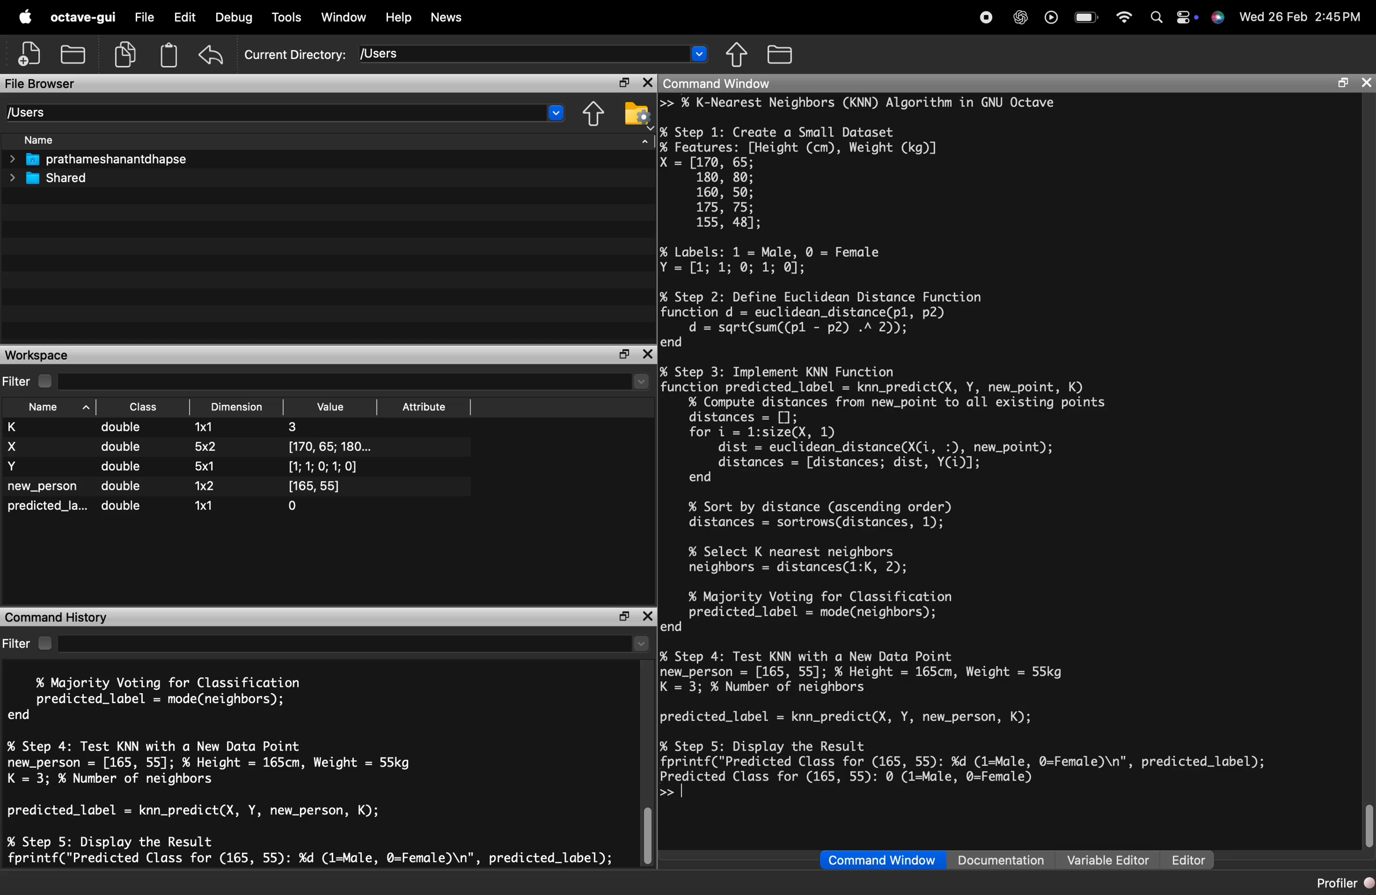 This screenshot has height=895, width=1376. What do you see at coordinates (1338, 85) in the screenshot?
I see `maximise` at bounding box center [1338, 85].